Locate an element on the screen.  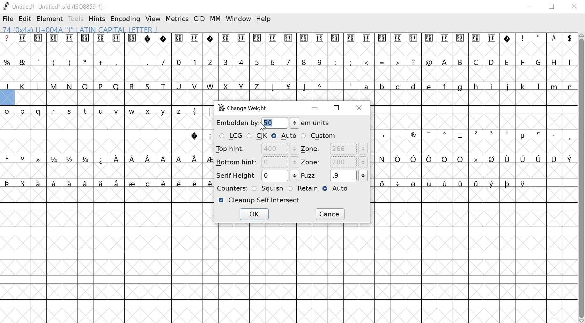
Cursor is located at coordinates (263, 126).